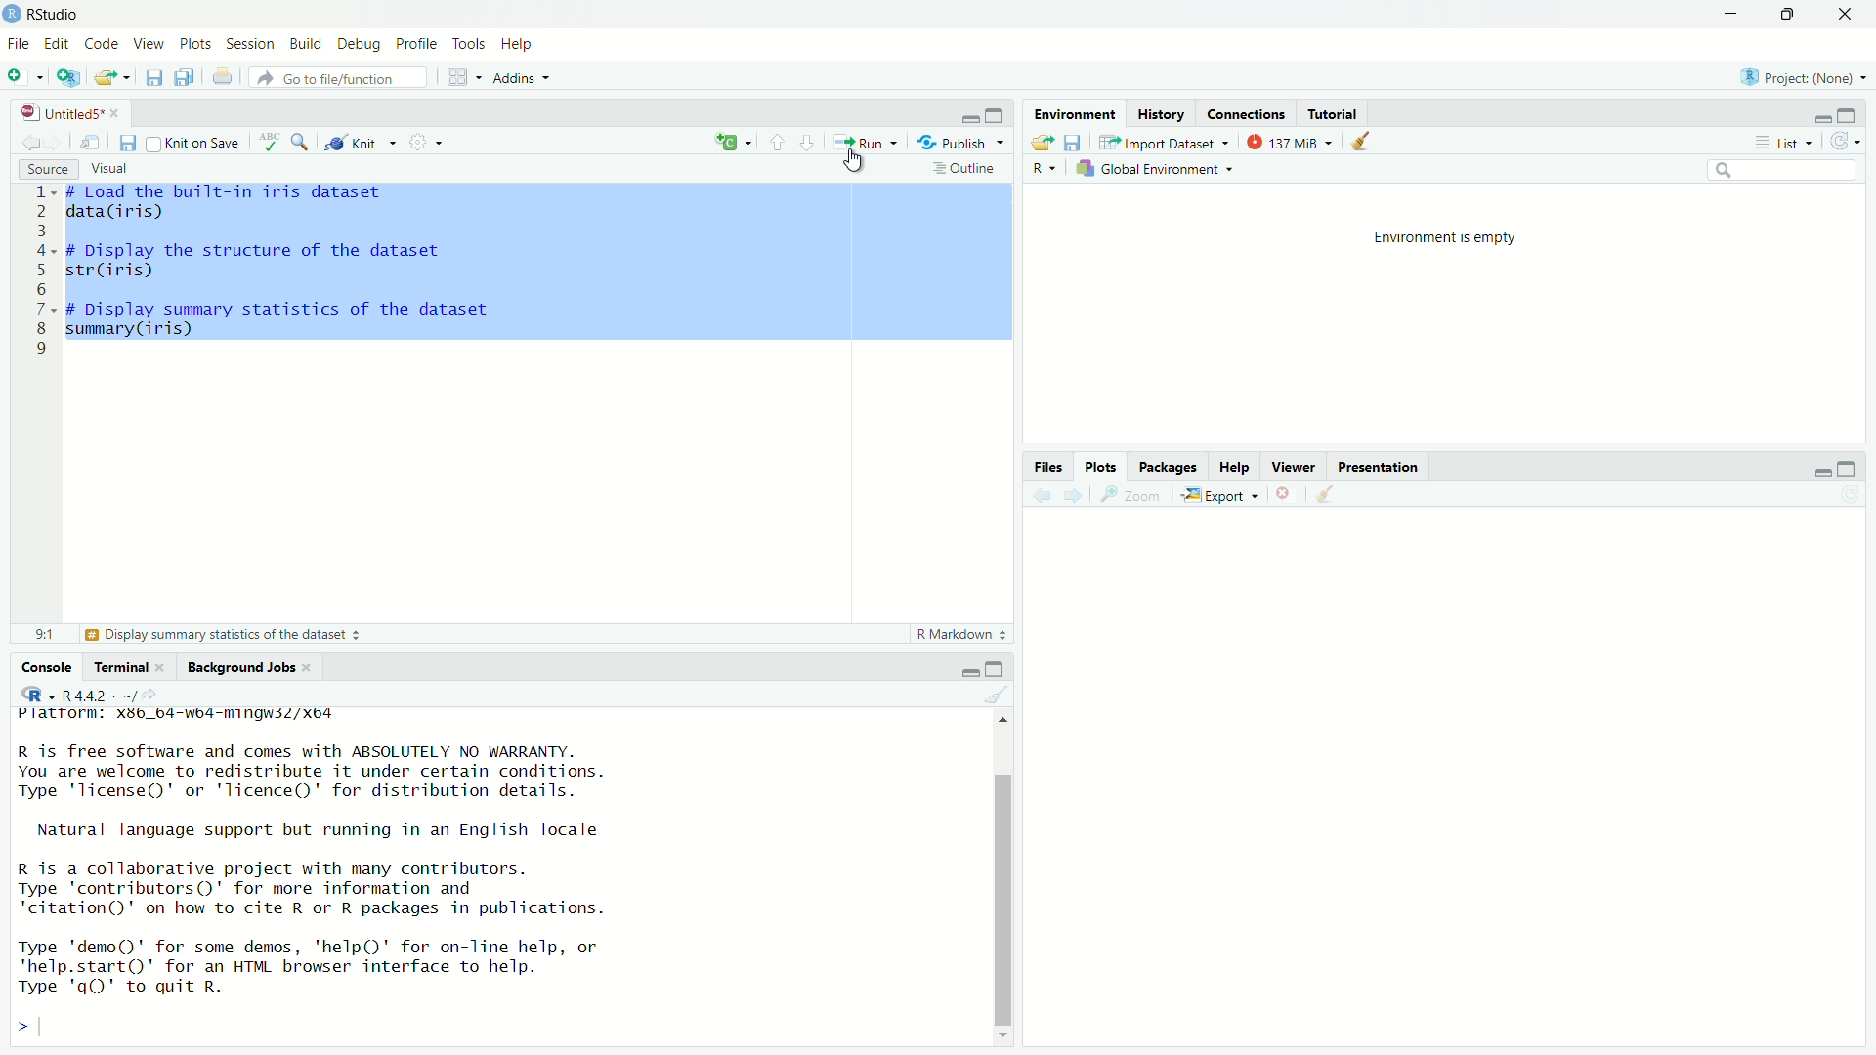 This screenshot has height=1055, width=1876. Describe the element at coordinates (734, 140) in the screenshot. I see `New Command` at that location.